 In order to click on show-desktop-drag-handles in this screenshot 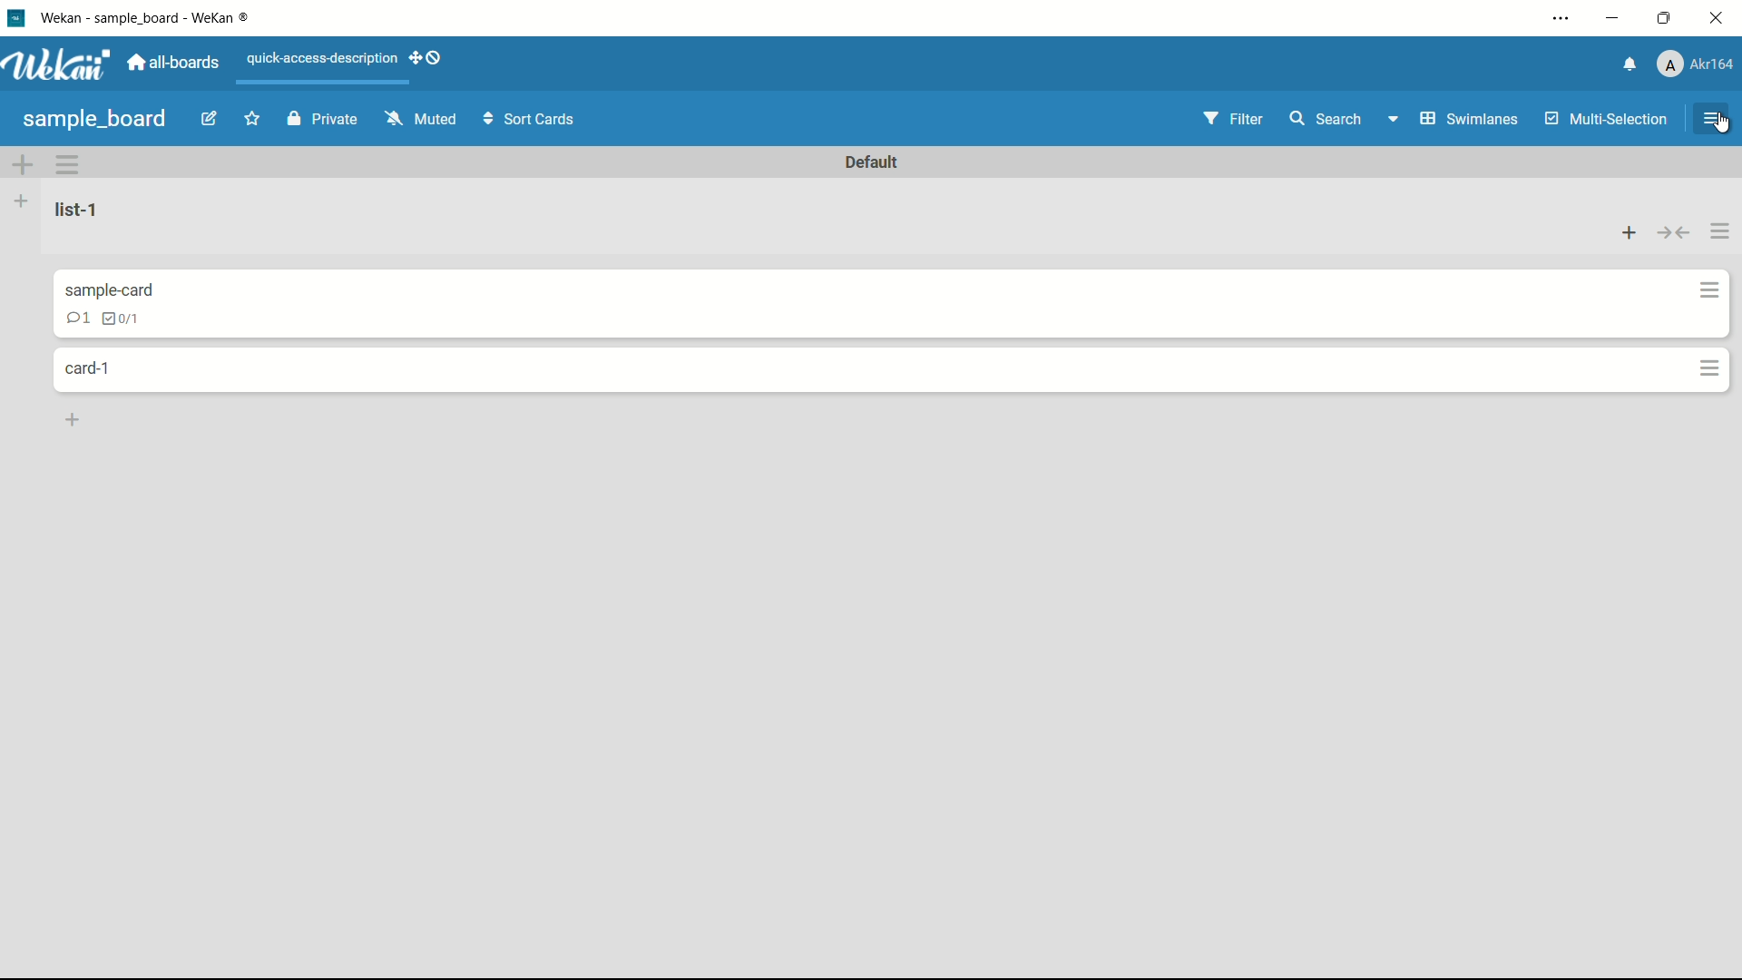, I will do `click(432, 56)`.